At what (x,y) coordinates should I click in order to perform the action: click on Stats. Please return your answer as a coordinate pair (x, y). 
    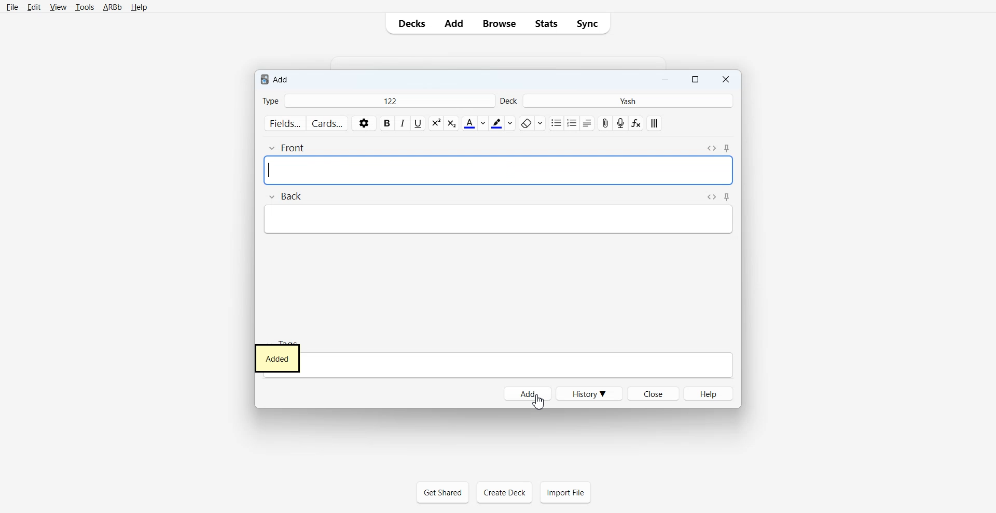
    Looking at the image, I should click on (545, 23).